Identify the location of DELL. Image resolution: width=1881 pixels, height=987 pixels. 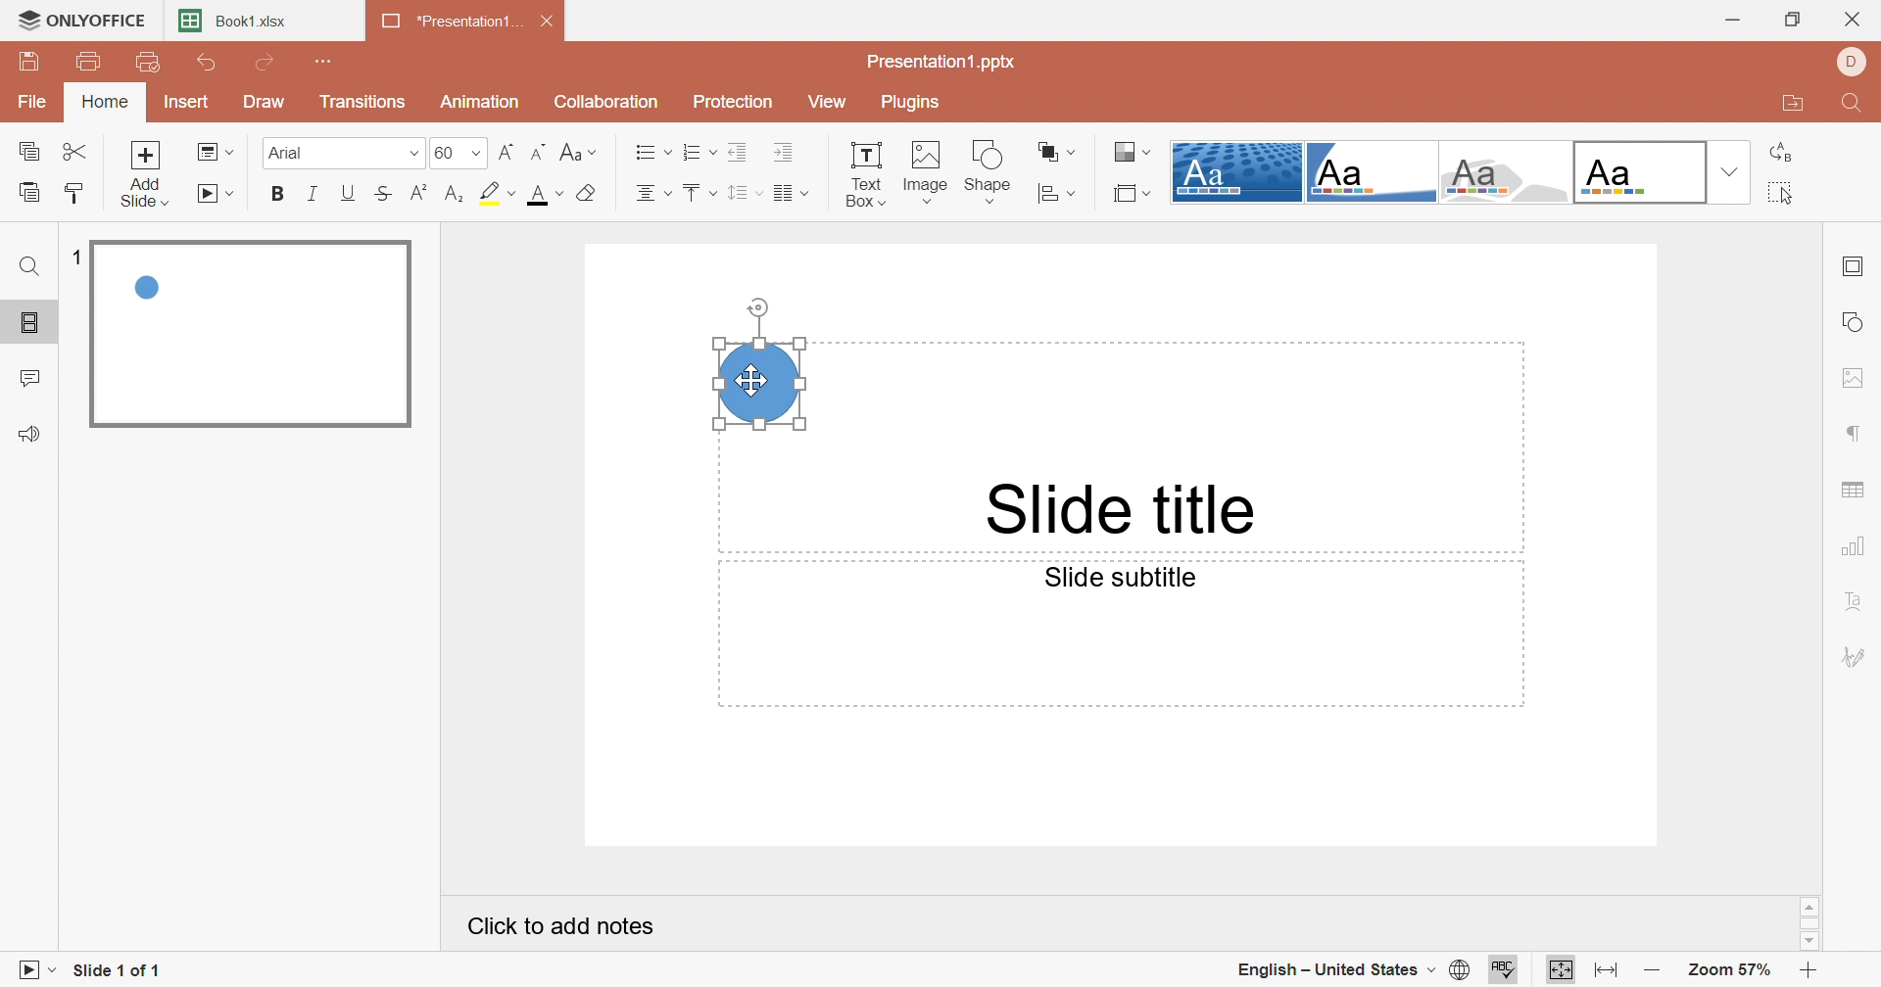
(1853, 61).